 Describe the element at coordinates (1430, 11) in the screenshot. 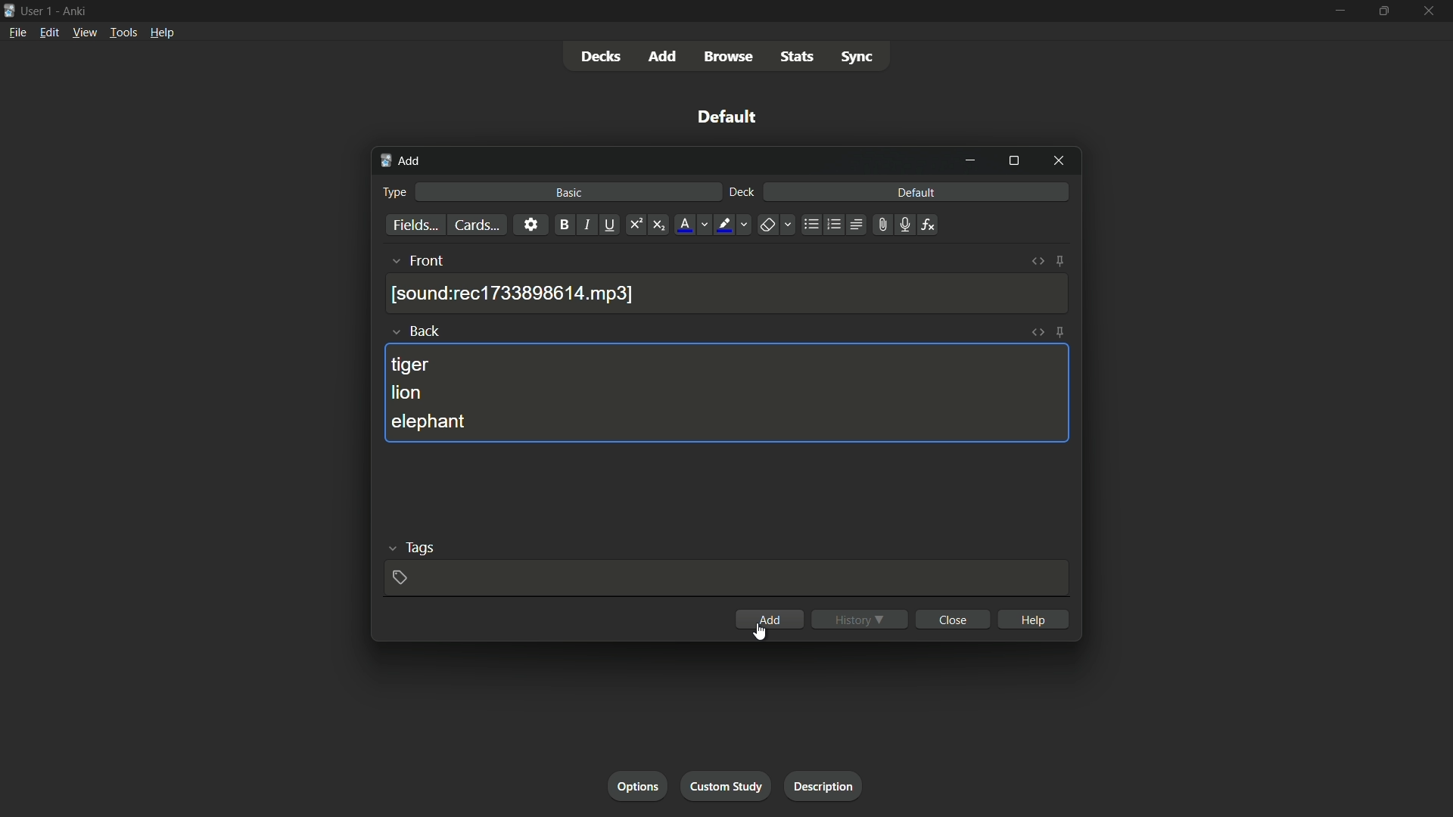

I see `close app` at that location.